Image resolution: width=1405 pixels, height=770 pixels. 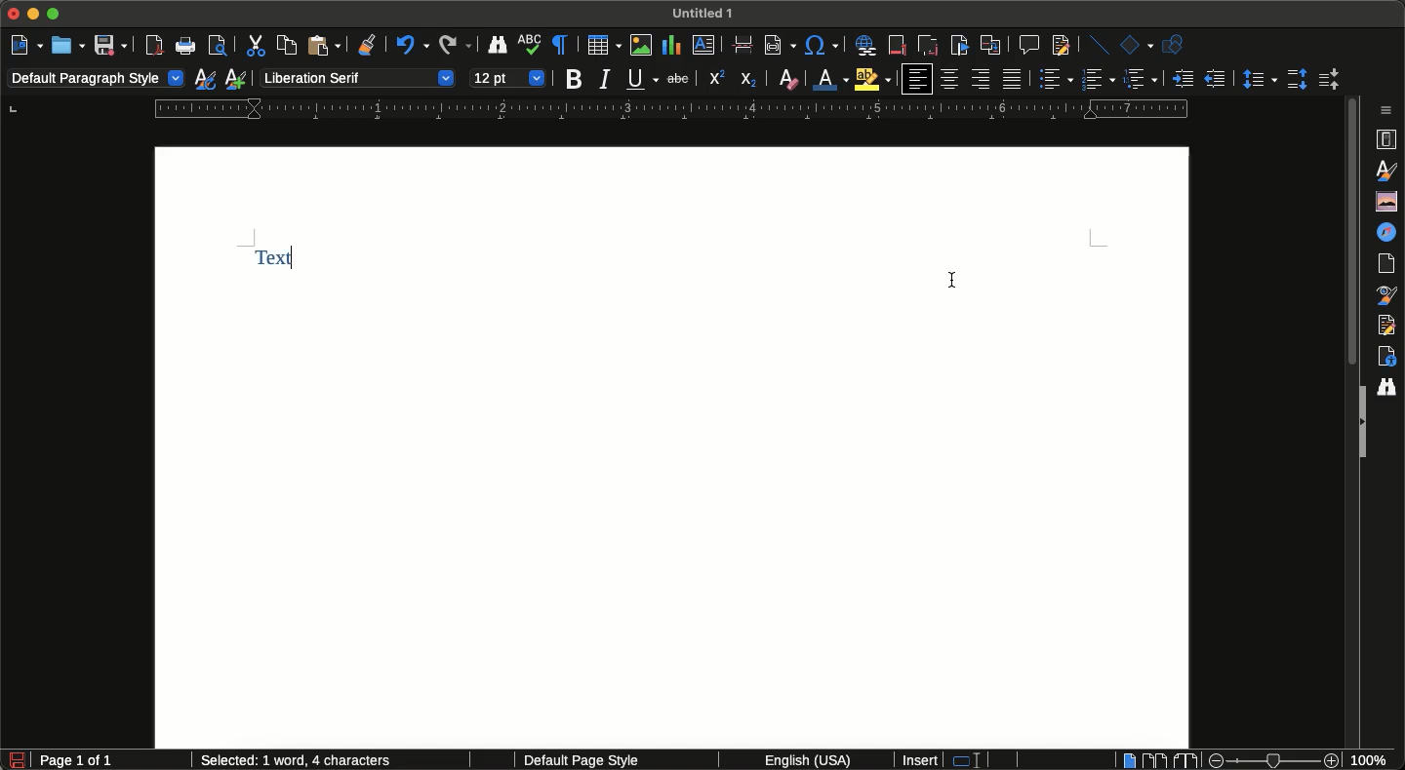 What do you see at coordinates (1327, 81) in the screenshot?
I see `Decrease paragraph spacing` at bounding box center [1327, 81].